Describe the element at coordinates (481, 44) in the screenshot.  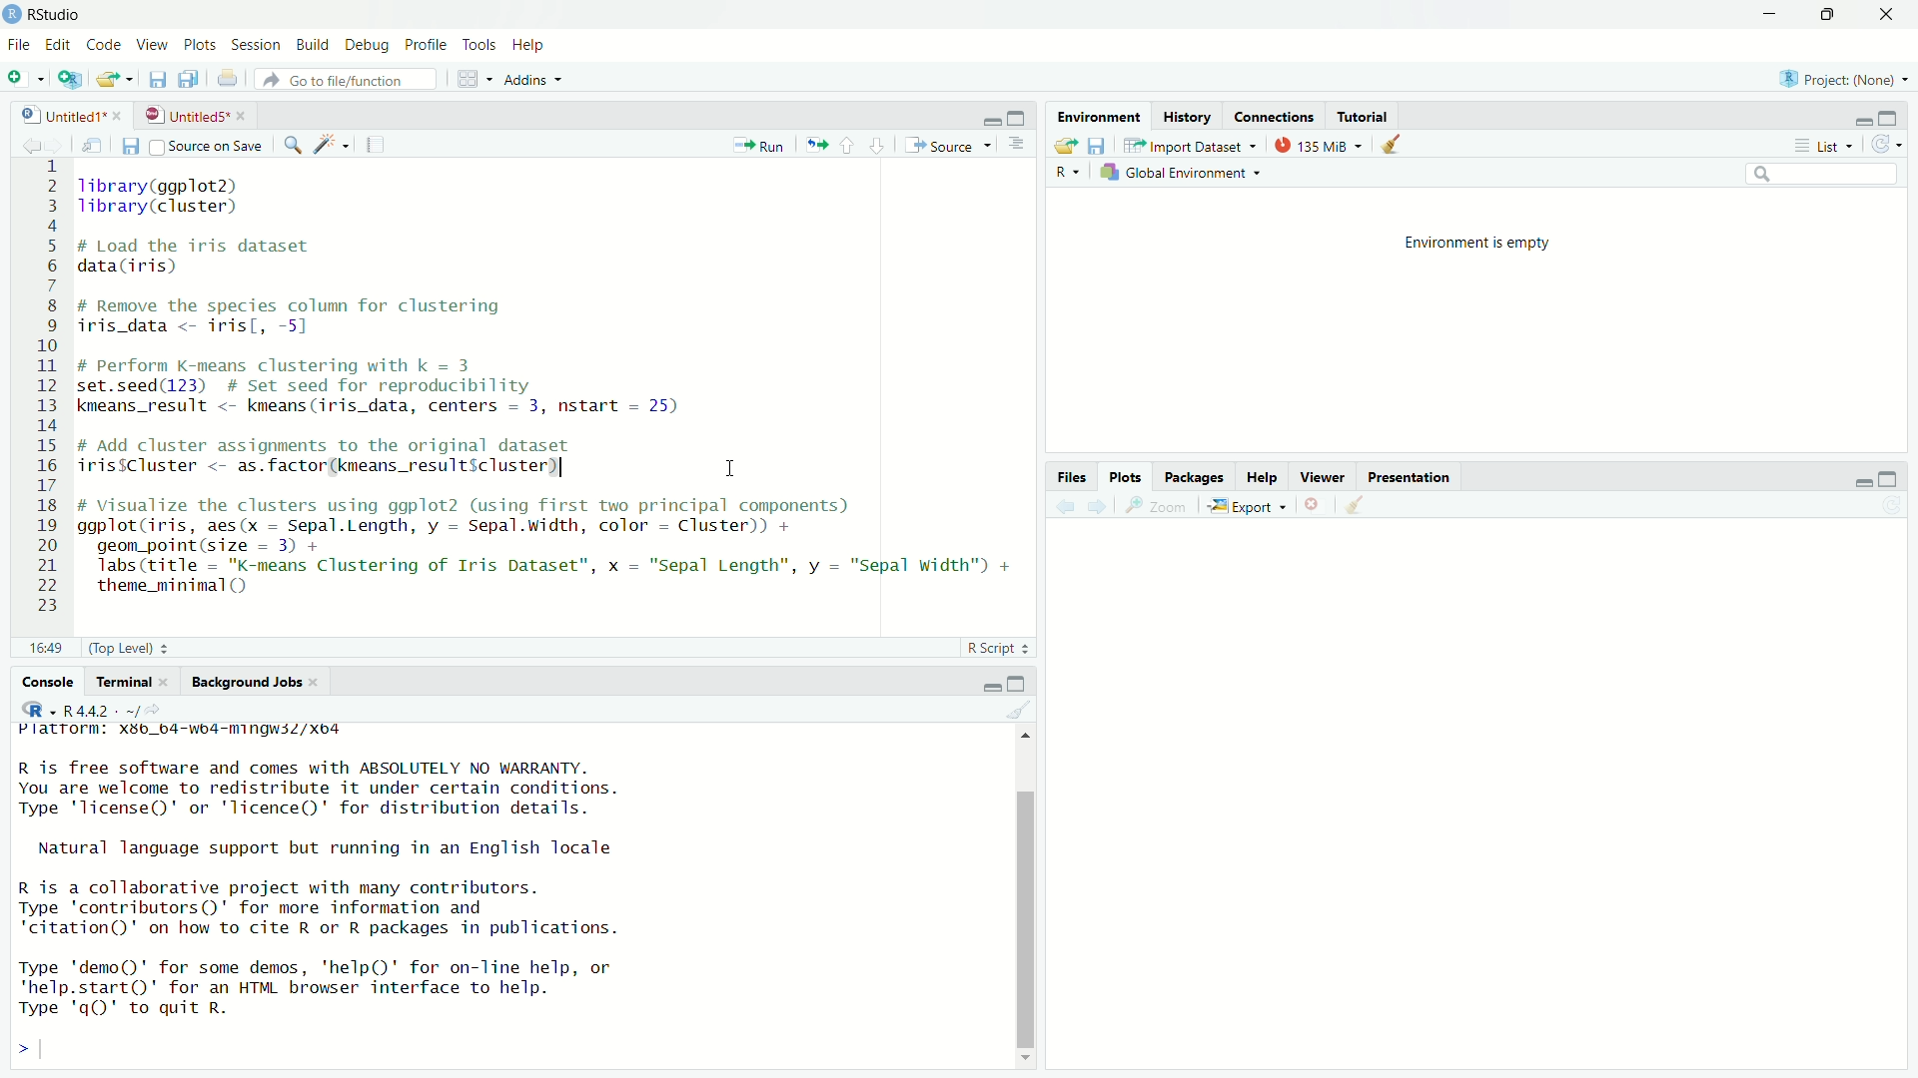
I see `tools` at that location.